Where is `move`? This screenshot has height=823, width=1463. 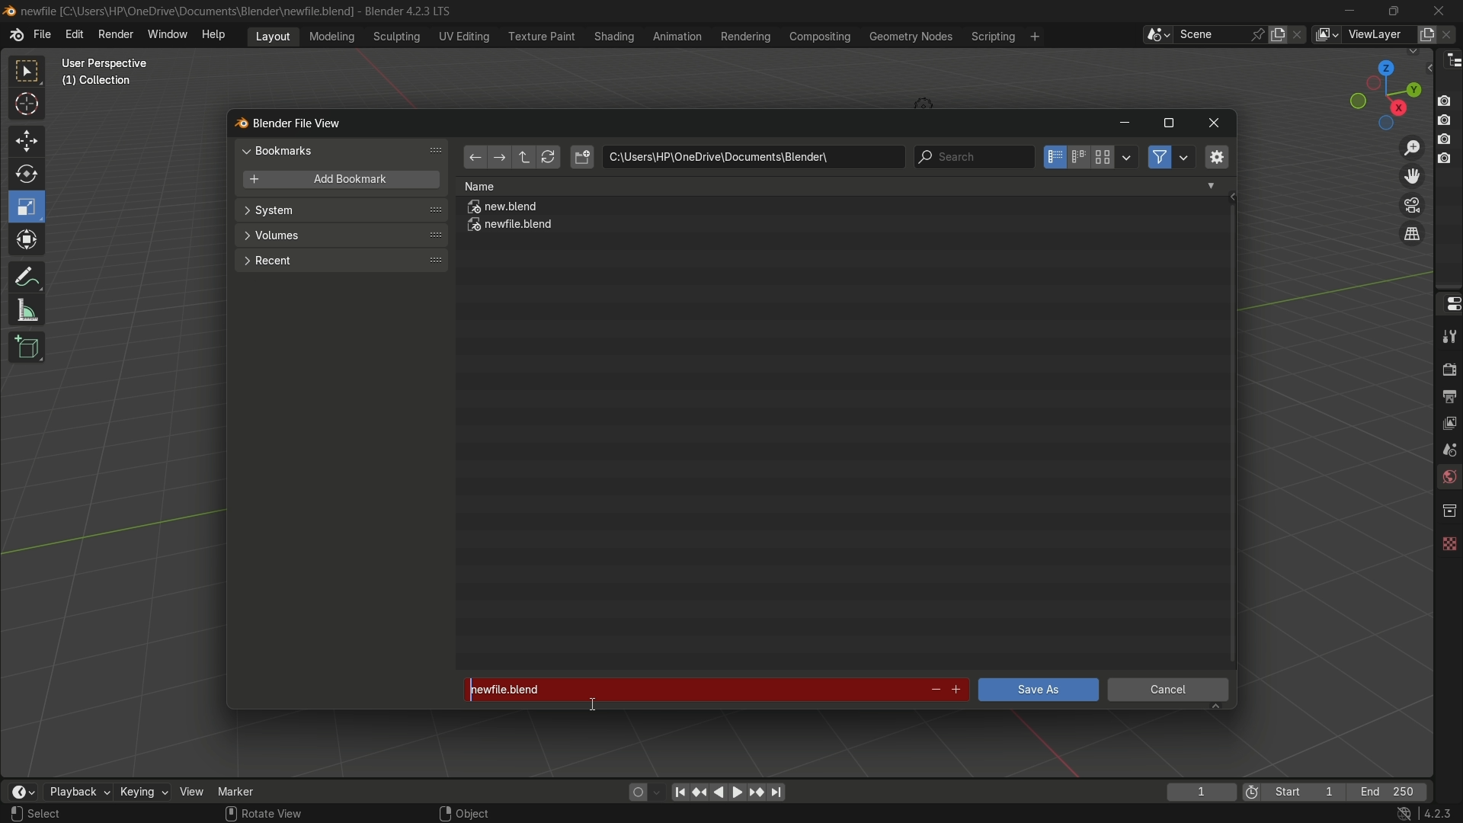 move is located at coordinates (25, 139).